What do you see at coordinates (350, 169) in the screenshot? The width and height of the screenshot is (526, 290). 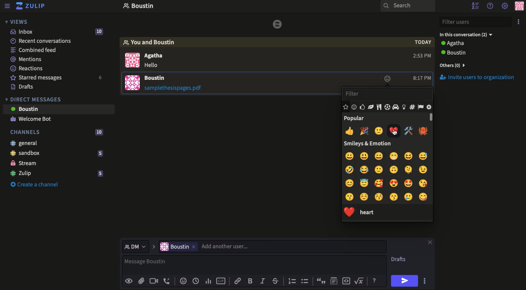 I see `ROFL` at bounding box center [350, 169].